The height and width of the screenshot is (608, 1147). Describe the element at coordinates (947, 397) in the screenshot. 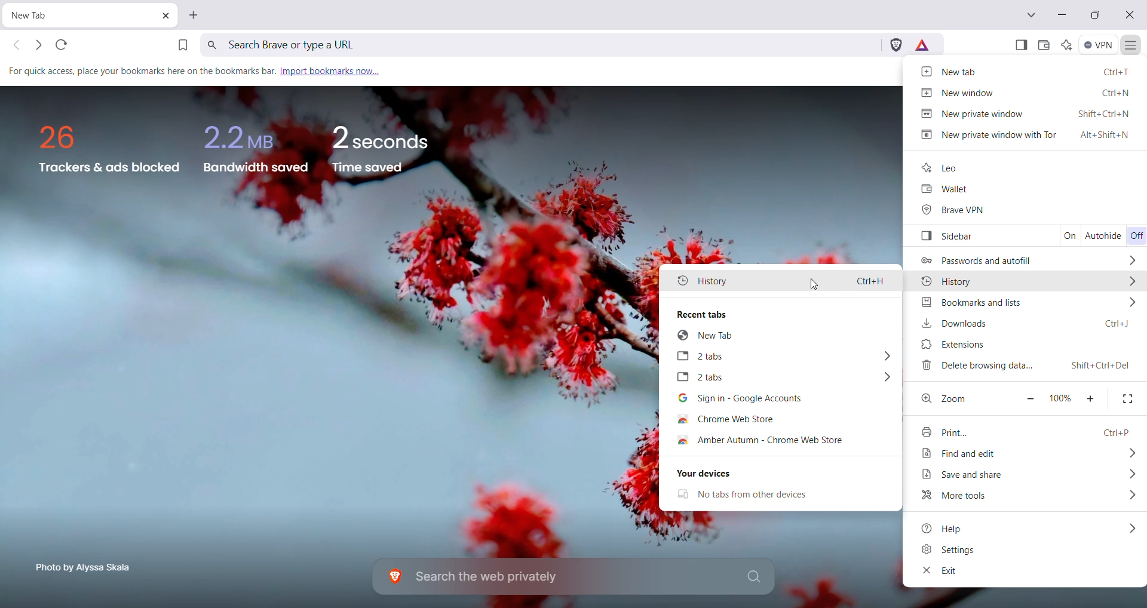

I see `Zoom` at that location.